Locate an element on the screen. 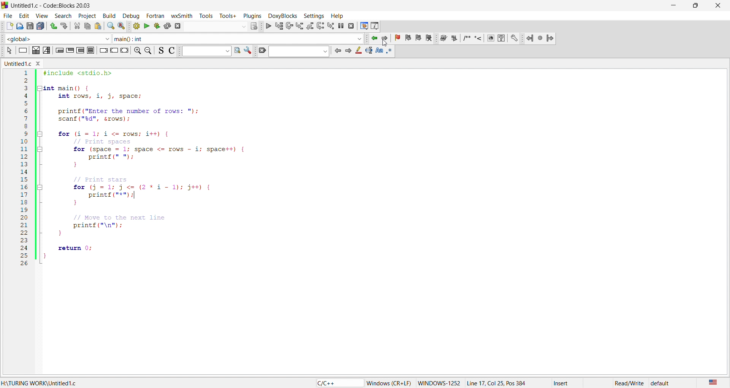  build is located at coordinates (109, 15).